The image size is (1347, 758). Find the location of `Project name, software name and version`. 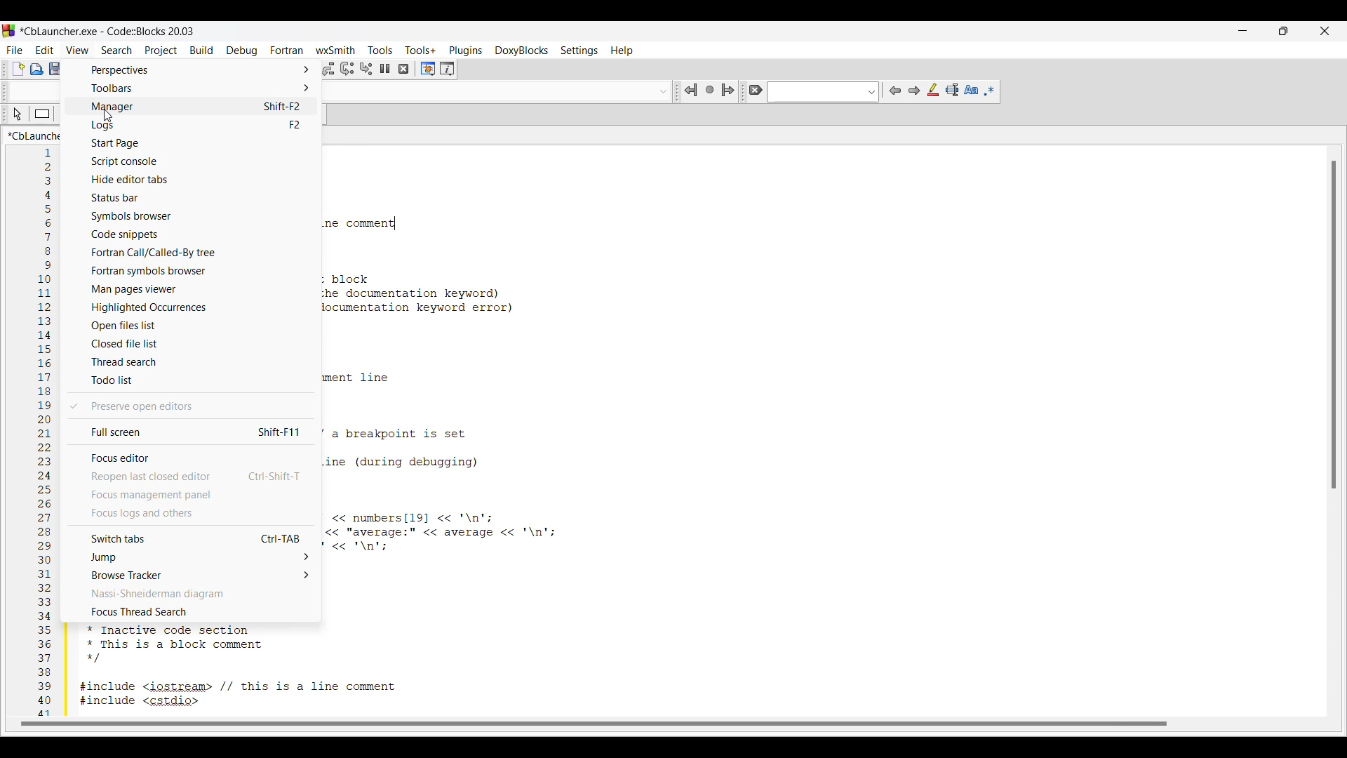

Project name, software name and version is located at coordinates (108, 31).